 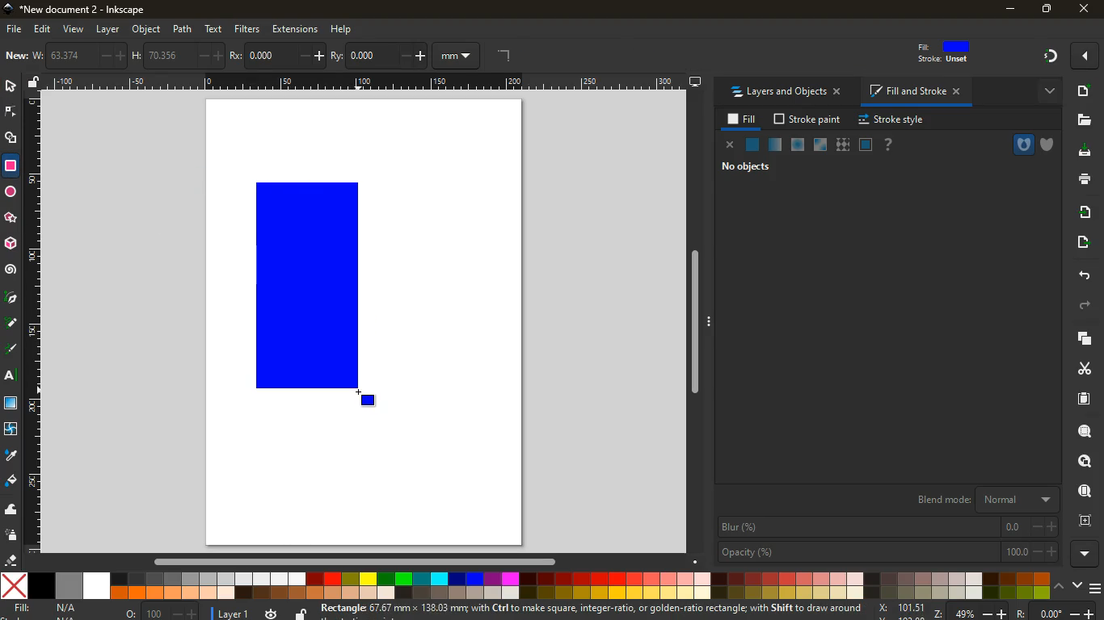 What do you see at coordinates (11, 480) in the screenshot?
I see `fill` at bounding box center [11, 480].